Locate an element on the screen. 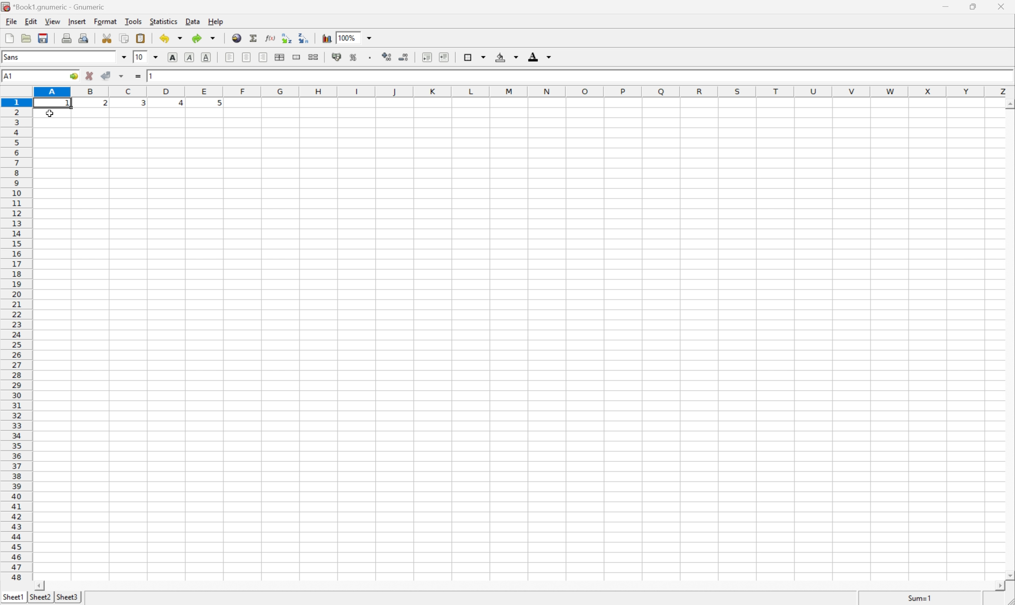 Image resolution: width=1015 pixels, height=605 pixels. file is located at coordinates (8, 21).